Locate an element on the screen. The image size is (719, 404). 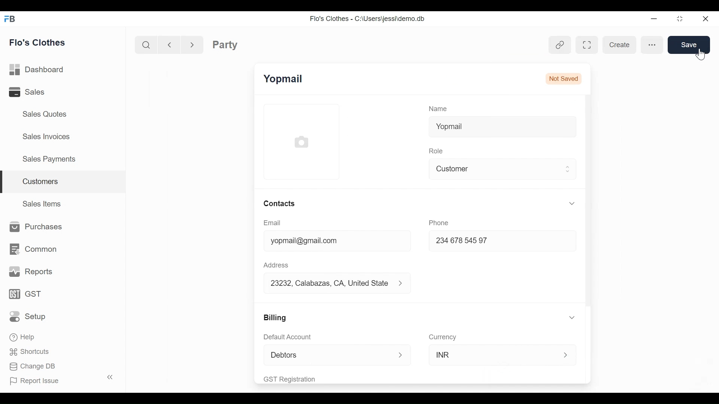
Address is located at coordinates (276, 265).